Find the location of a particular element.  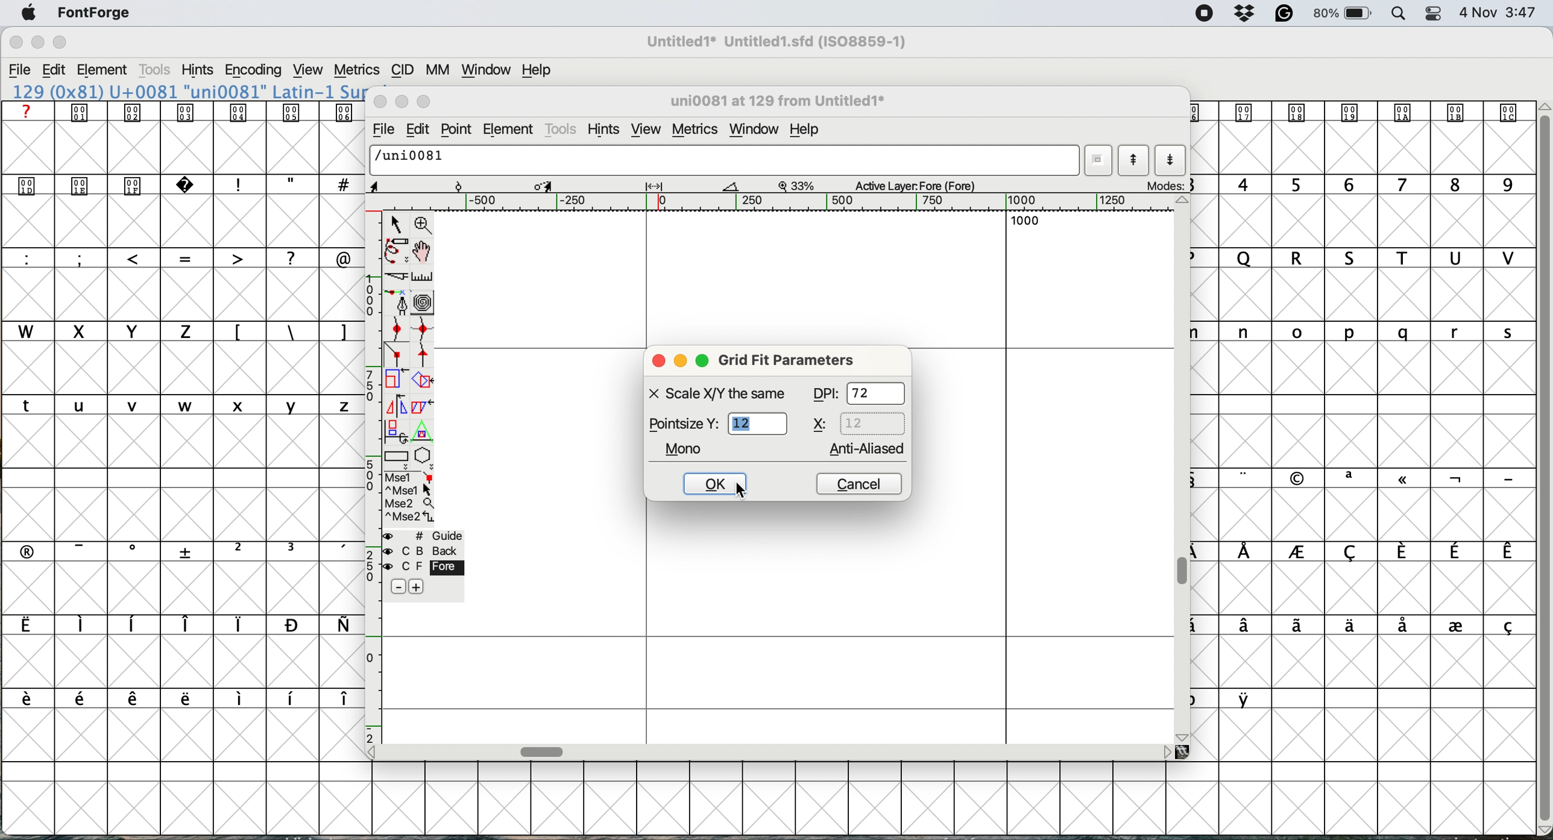

rotate the selection in 3d is located at coordinates (397, 430).